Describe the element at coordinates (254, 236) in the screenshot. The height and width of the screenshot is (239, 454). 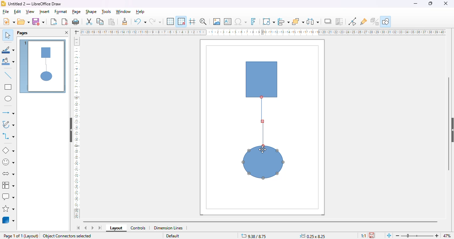
I see `9.38/8.75` at that location.